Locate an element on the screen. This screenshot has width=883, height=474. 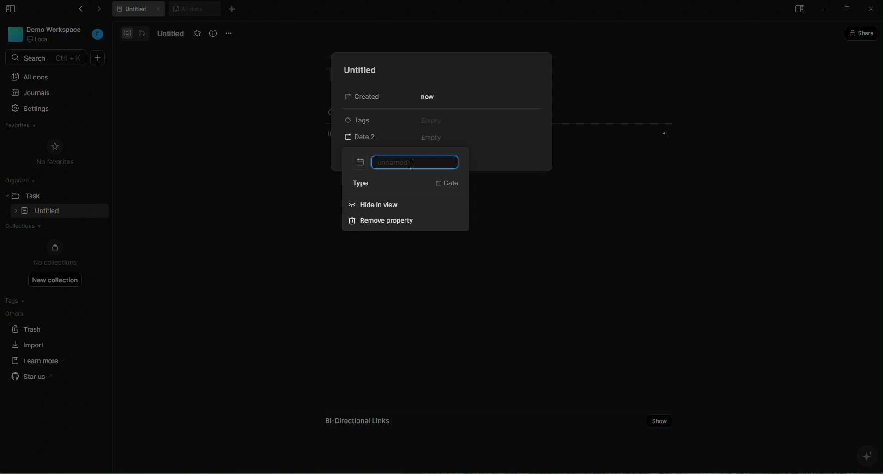
DEMO WORKSPACE is located at coordinates (57, 29).